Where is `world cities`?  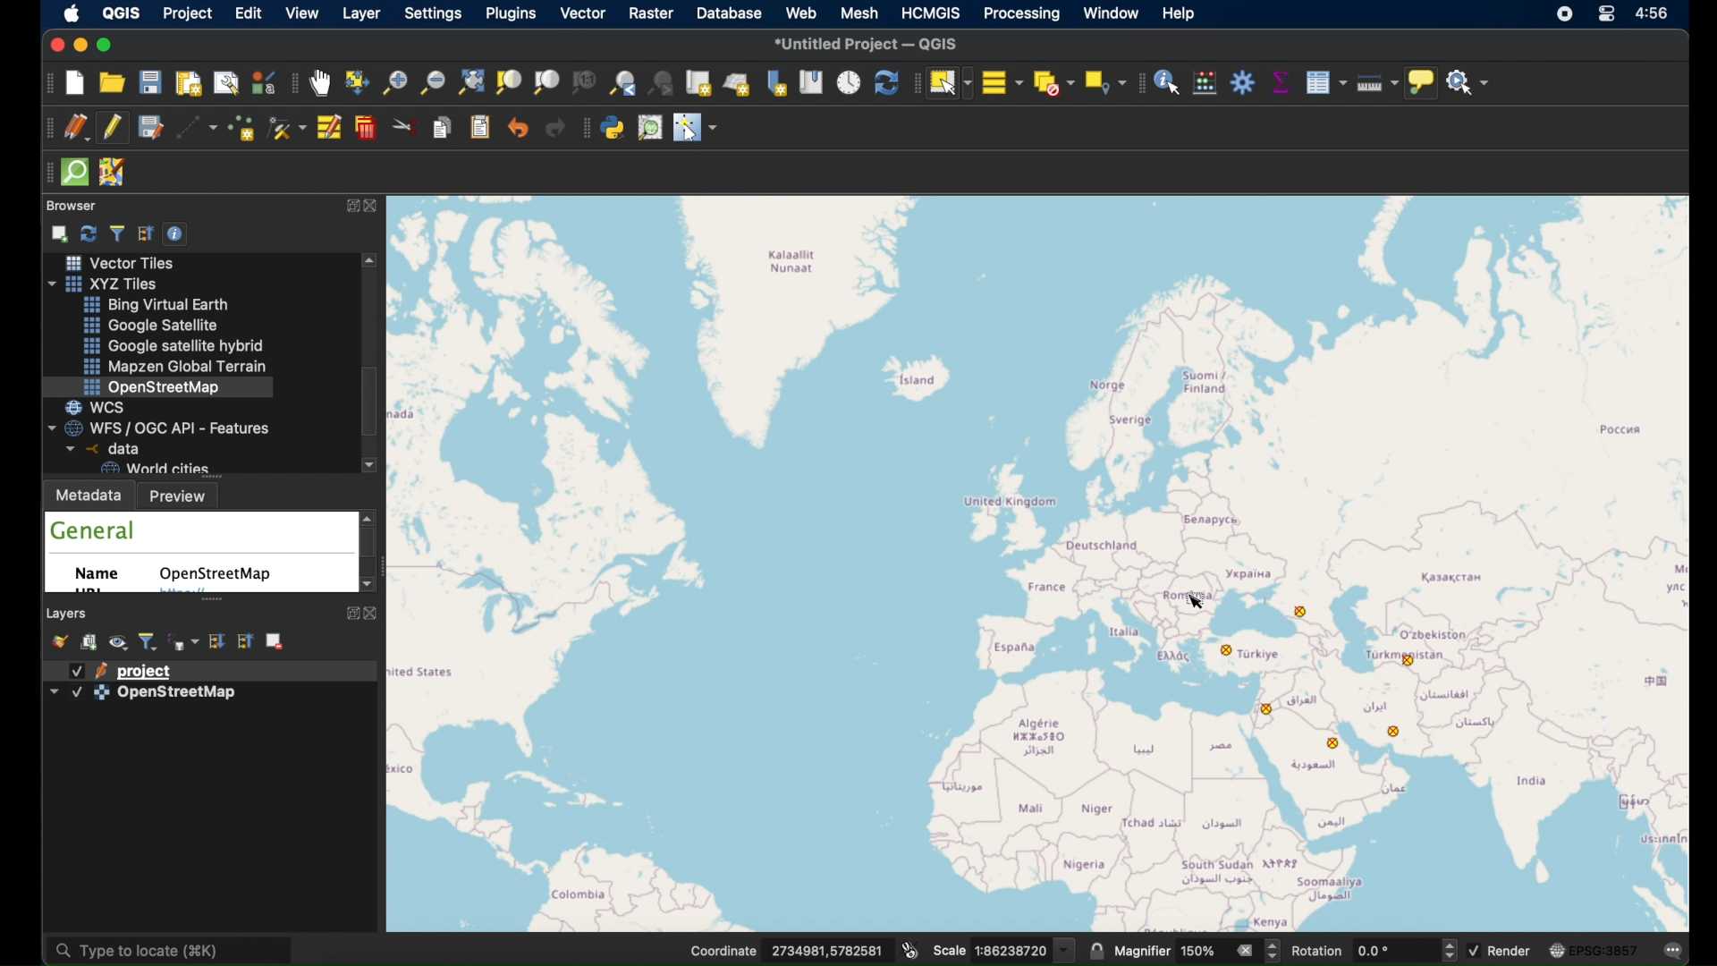 world cities is located at coordinates (154, 468).